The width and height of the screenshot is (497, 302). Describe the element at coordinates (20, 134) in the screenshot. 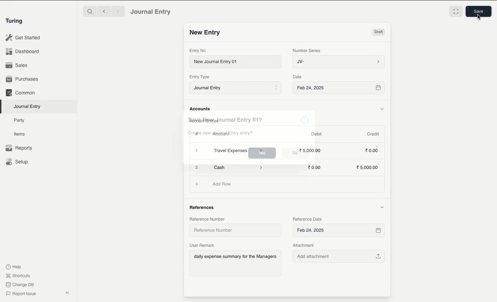

I see `Items` at that location.